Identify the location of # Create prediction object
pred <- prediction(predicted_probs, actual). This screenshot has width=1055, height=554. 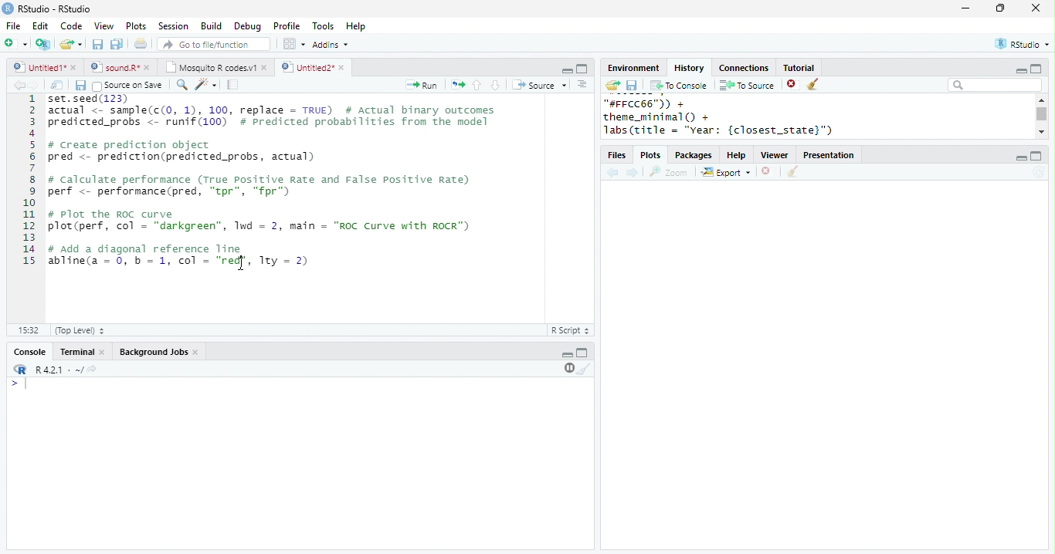
(182, 151).